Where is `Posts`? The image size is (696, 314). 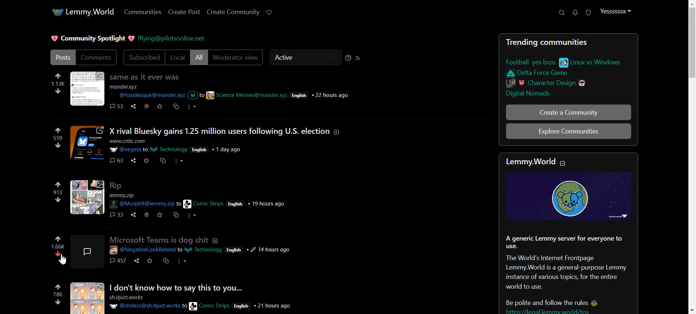 Posts is located at coordinates (148, 77).